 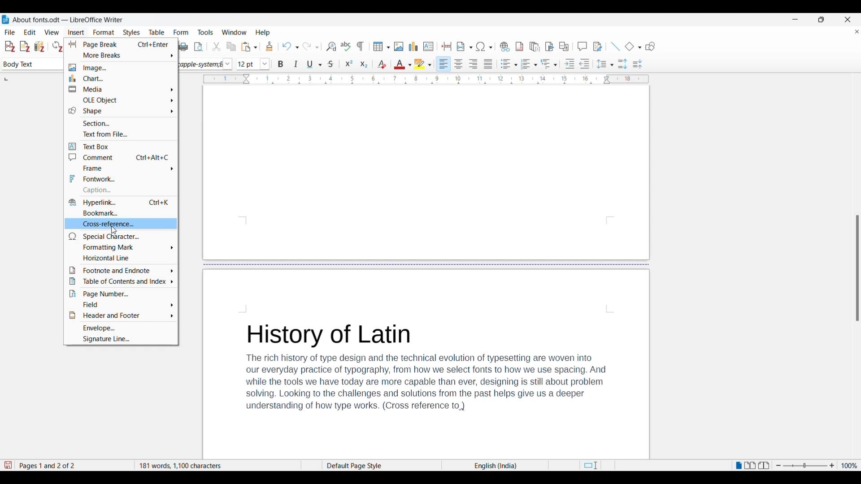 What do you see at coordinates (364, 65) in the screenshot?
I see `Subscript` at bounding box center [364, 65].